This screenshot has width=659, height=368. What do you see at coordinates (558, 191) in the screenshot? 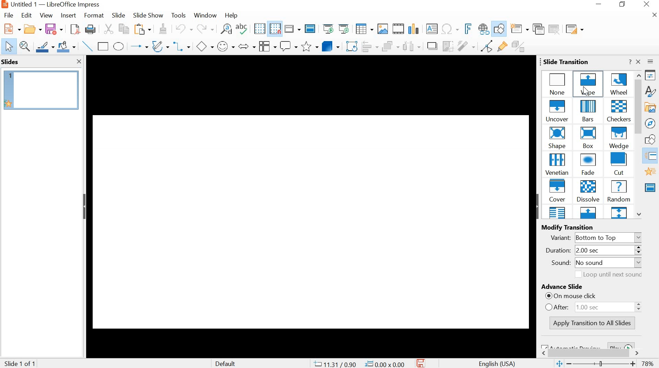
I see `COVER` at bounding box center [558, 191].